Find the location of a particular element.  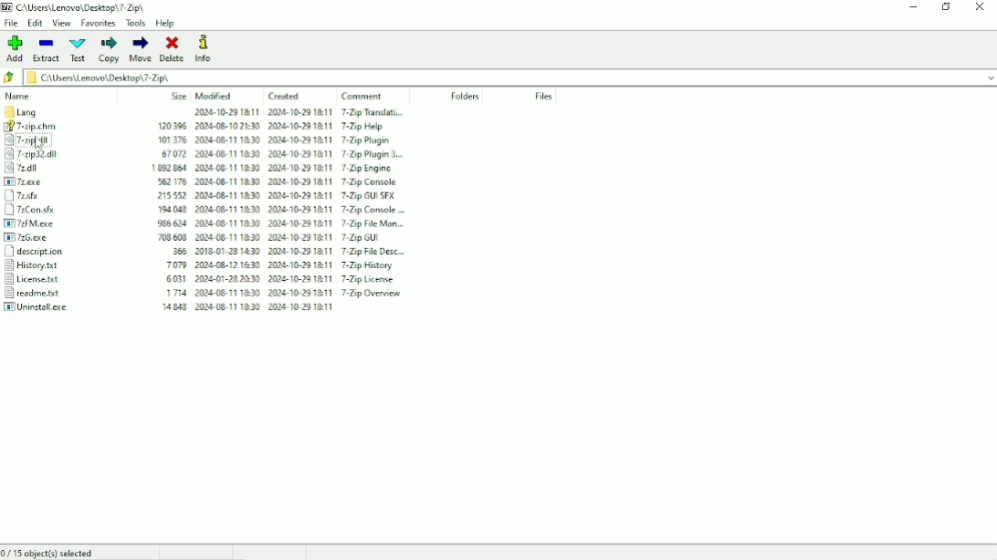

Close is located at coordinates (981, 6).